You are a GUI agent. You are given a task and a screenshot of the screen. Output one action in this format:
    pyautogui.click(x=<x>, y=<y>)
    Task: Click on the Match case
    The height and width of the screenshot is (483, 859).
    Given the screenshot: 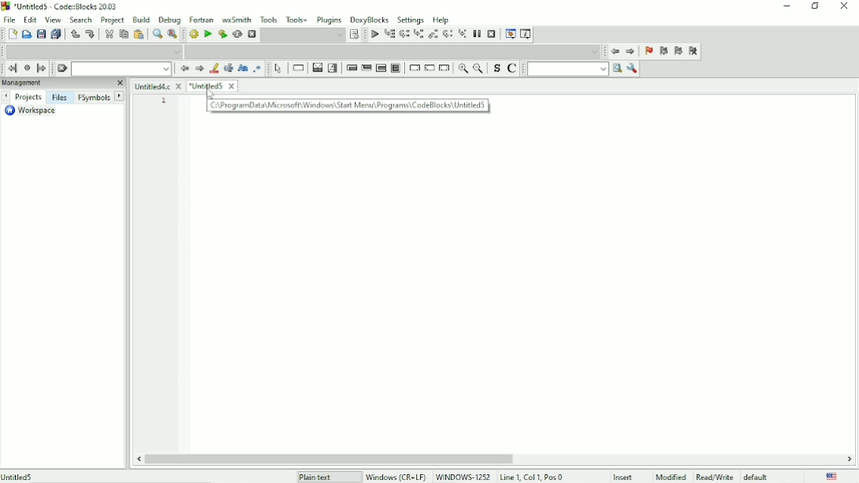 What is the action you would take?
    pyautogui.click(x=243, y=68)
    